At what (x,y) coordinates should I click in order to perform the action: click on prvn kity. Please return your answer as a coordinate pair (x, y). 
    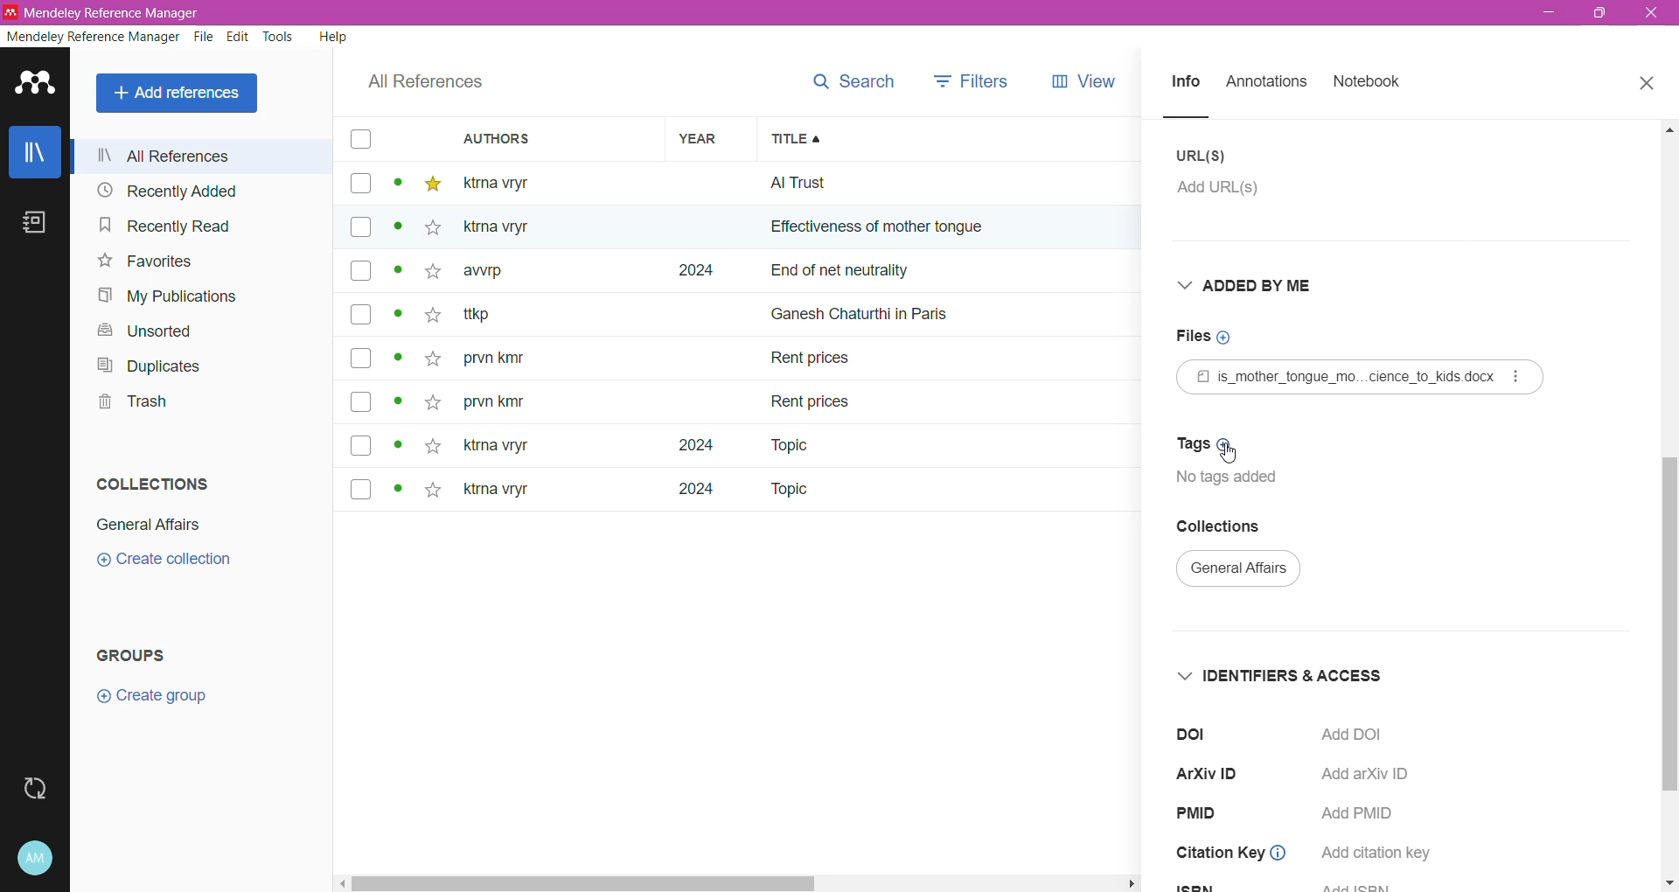
    Looking at the image, I should click on (505, 359).